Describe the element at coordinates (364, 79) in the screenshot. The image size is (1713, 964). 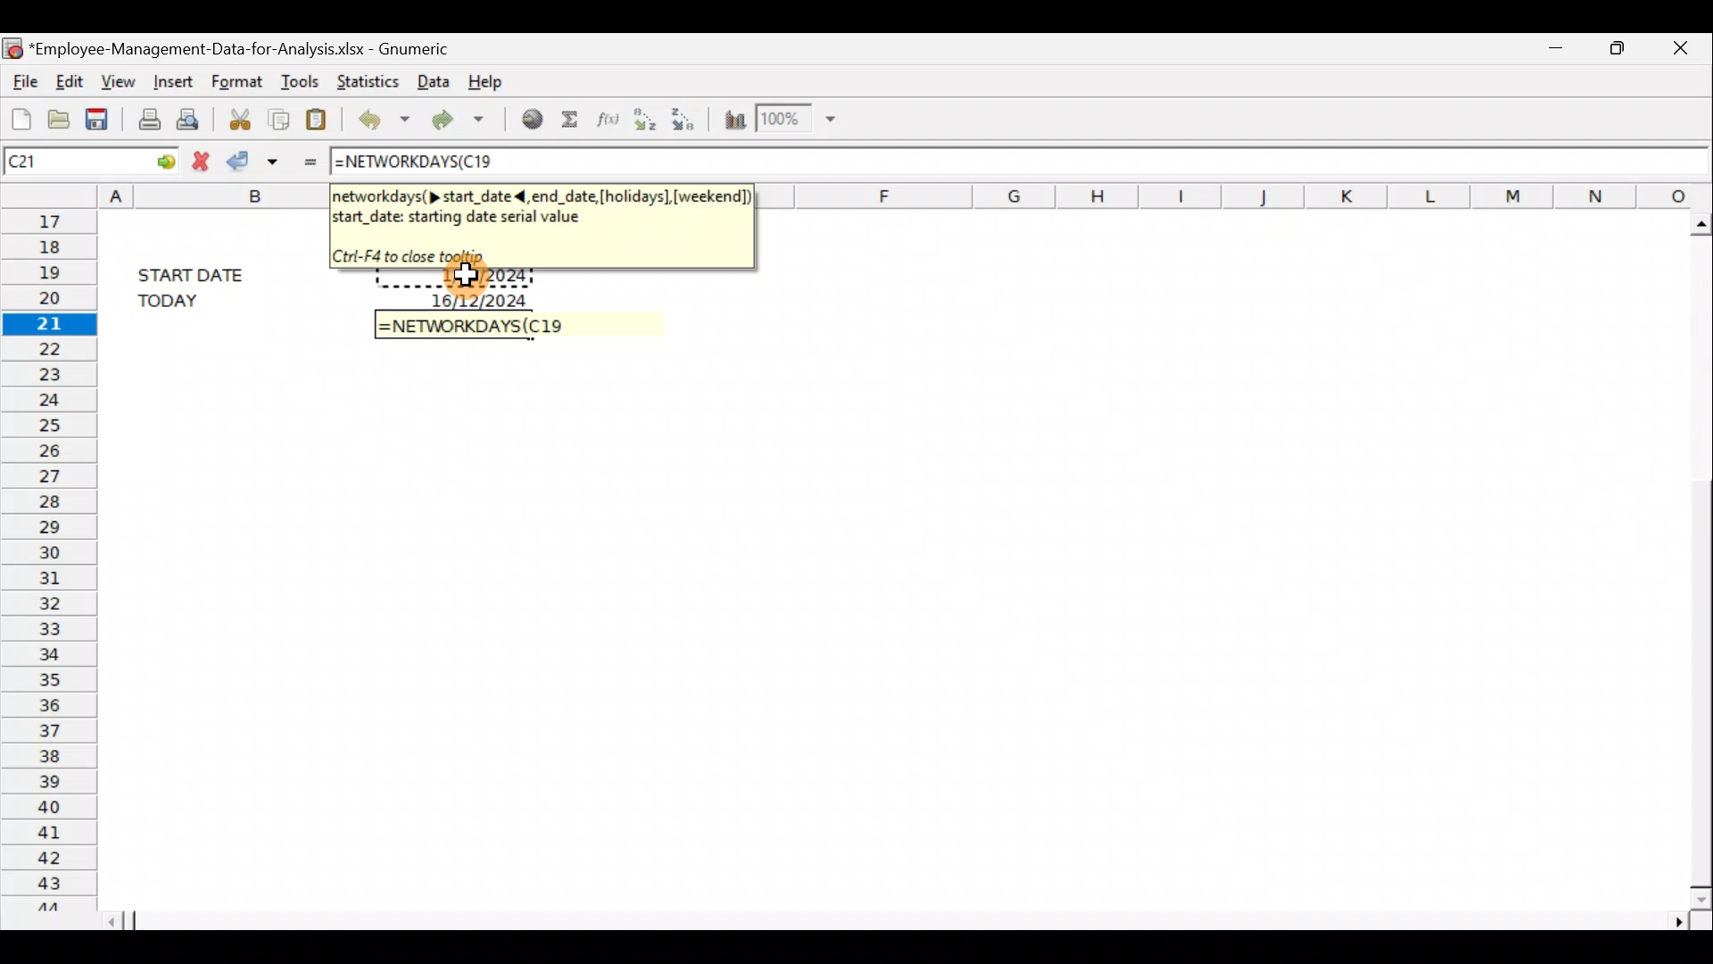
I see `Statistics` at that location.